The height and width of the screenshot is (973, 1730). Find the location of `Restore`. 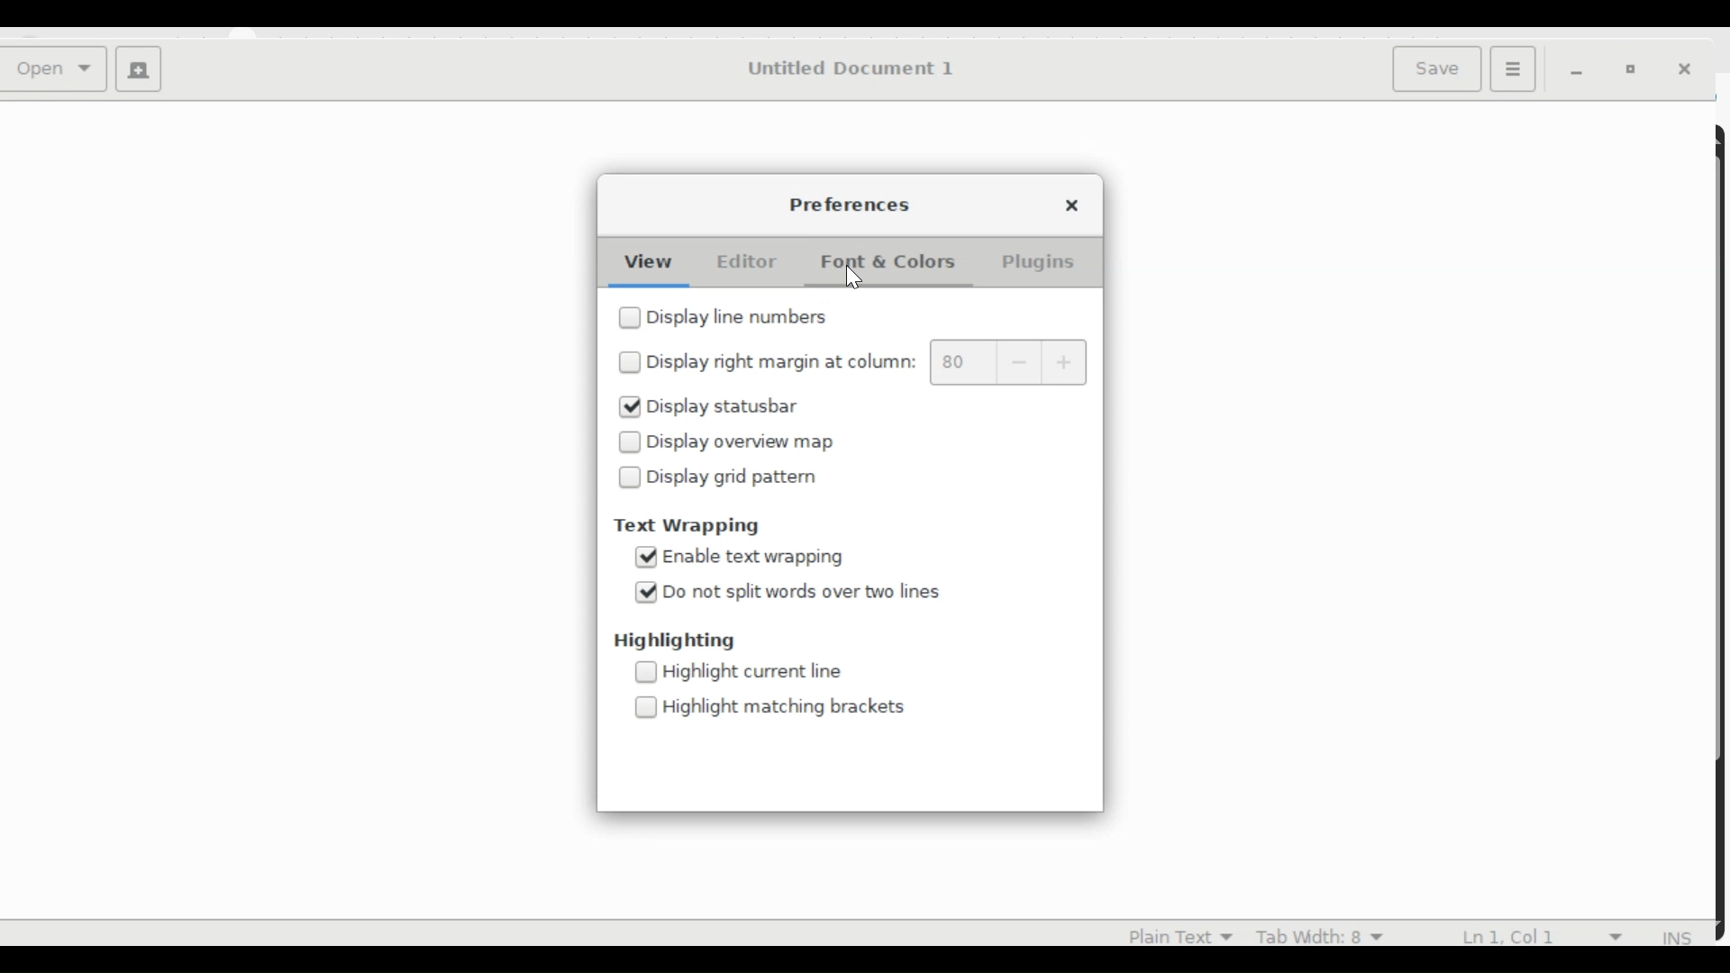

Restore is located at coordinates (1634, 70).